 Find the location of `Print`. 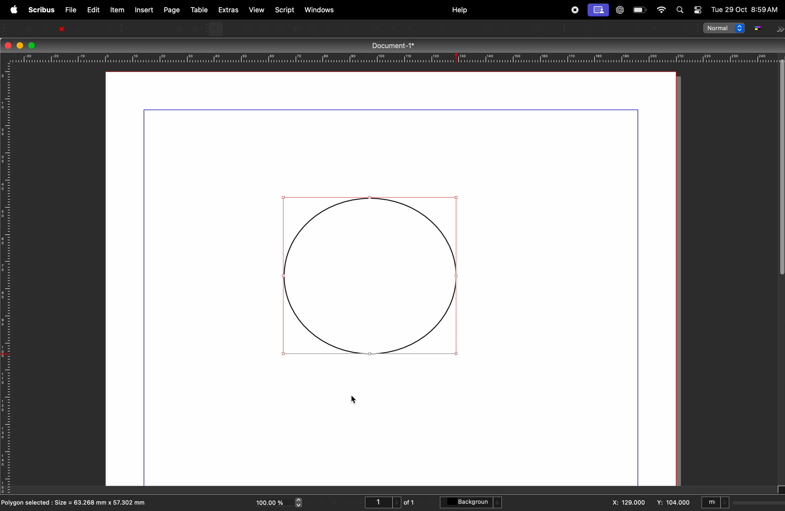

Print is located at coordinates (77, 28).